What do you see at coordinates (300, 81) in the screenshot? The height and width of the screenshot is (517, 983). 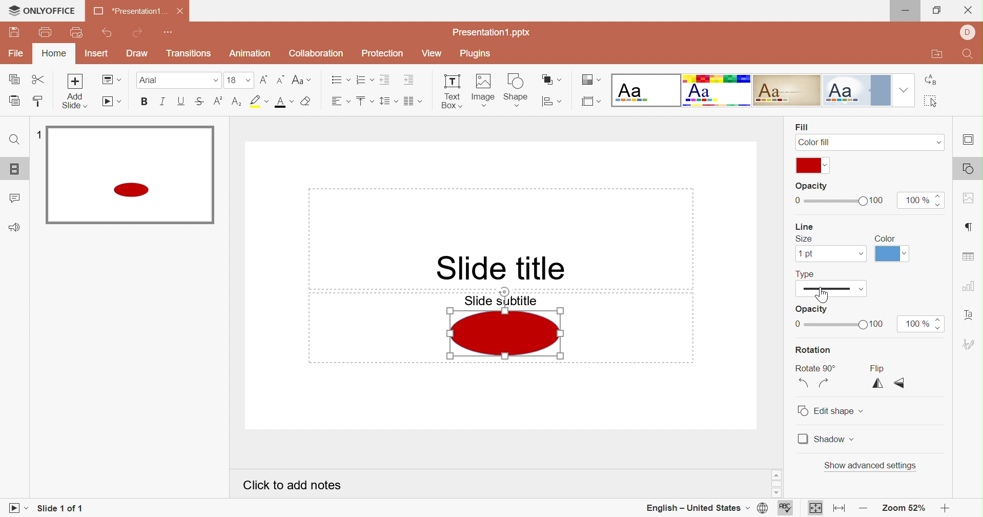 I see `Change case` at bounding box center [300, 81].